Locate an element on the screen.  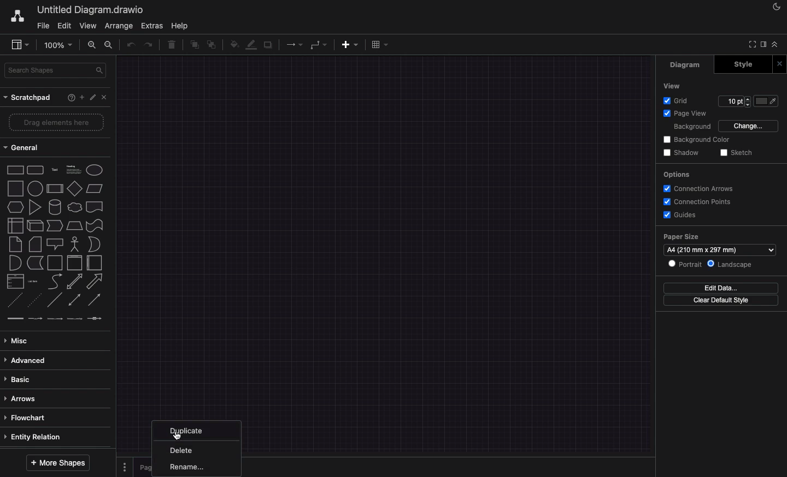
cylinder is located at coordinates (55, 207).